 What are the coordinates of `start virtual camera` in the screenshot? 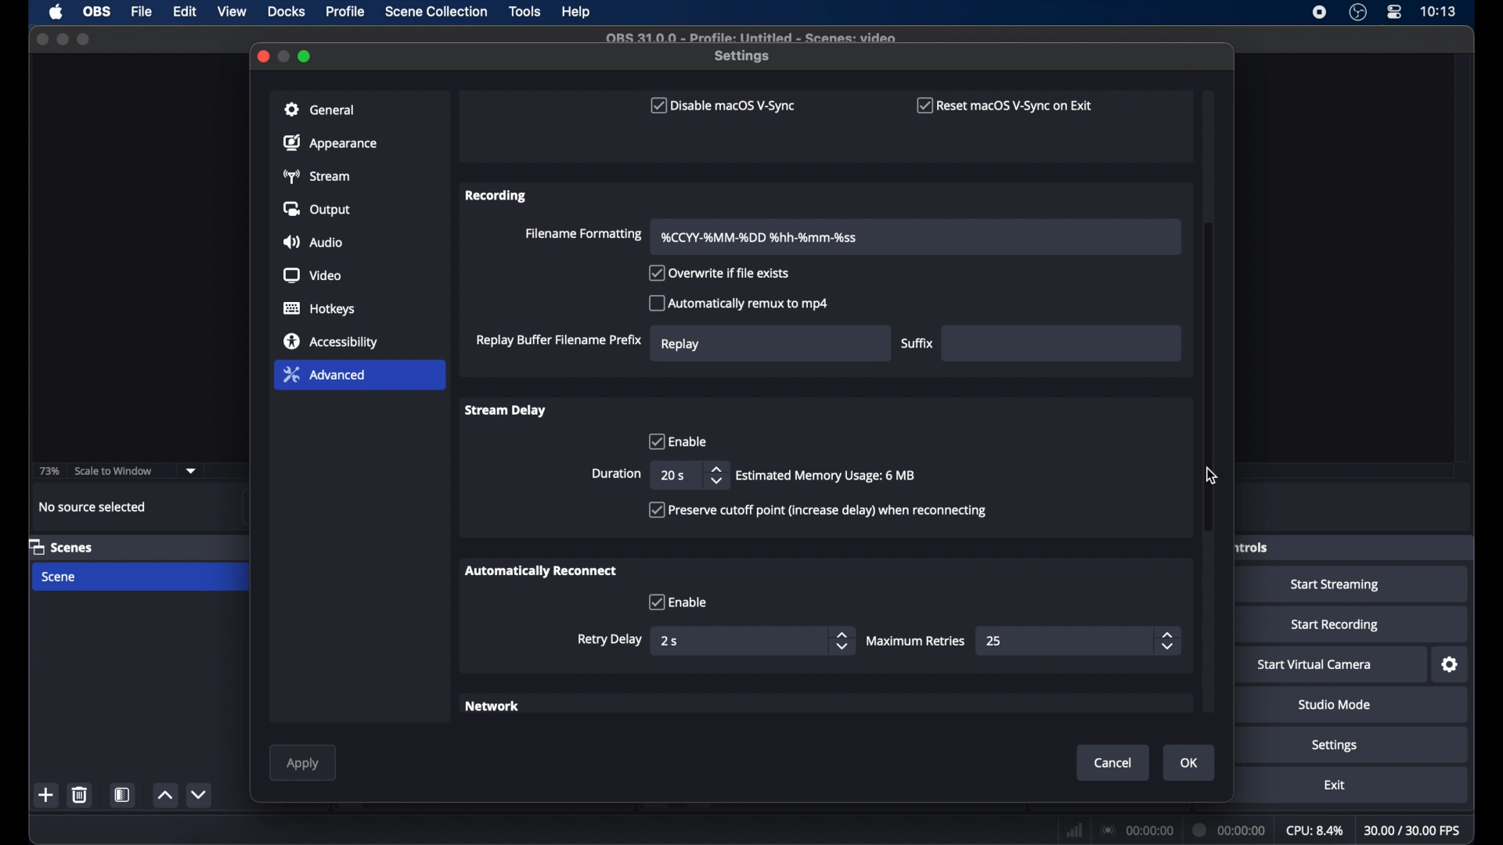 It's located at (1315, 665).